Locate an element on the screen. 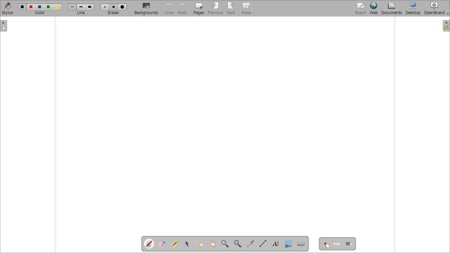 The width and height of the screenshot is (450, 253).  is located at coordinates (414, 8).